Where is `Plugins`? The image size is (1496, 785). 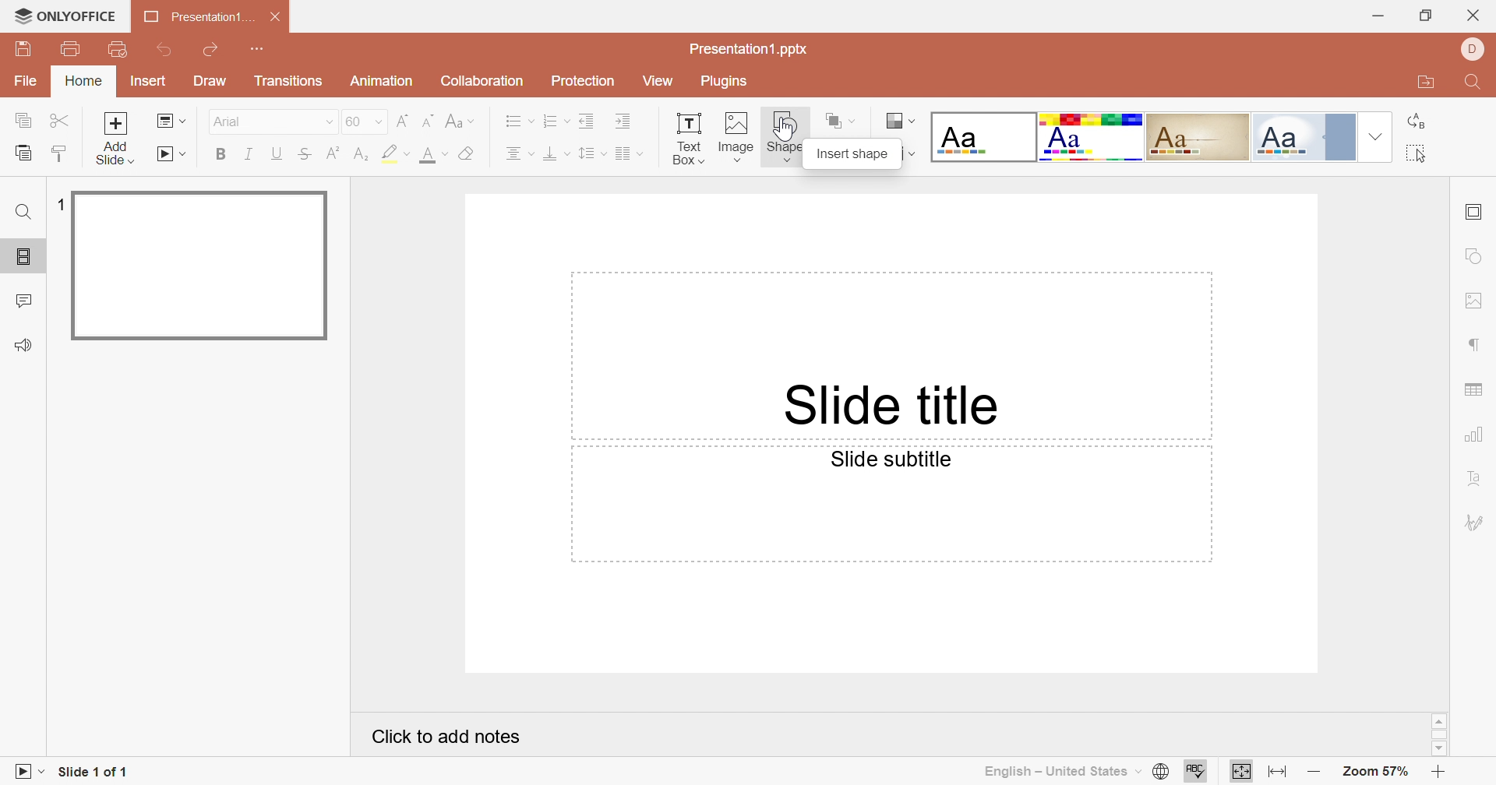 Plugins is located at coordinates (724, 81).